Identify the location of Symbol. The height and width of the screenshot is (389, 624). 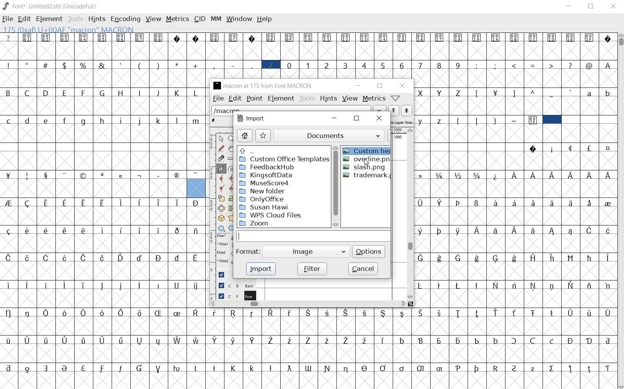
(572, 285).